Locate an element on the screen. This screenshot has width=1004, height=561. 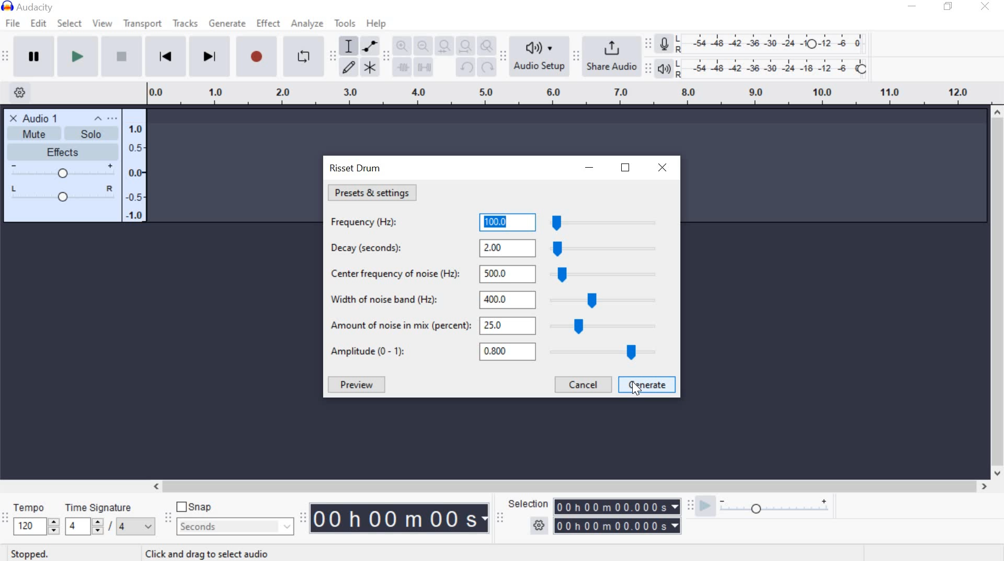
Zoom Out is located at coordinates (421, 45).